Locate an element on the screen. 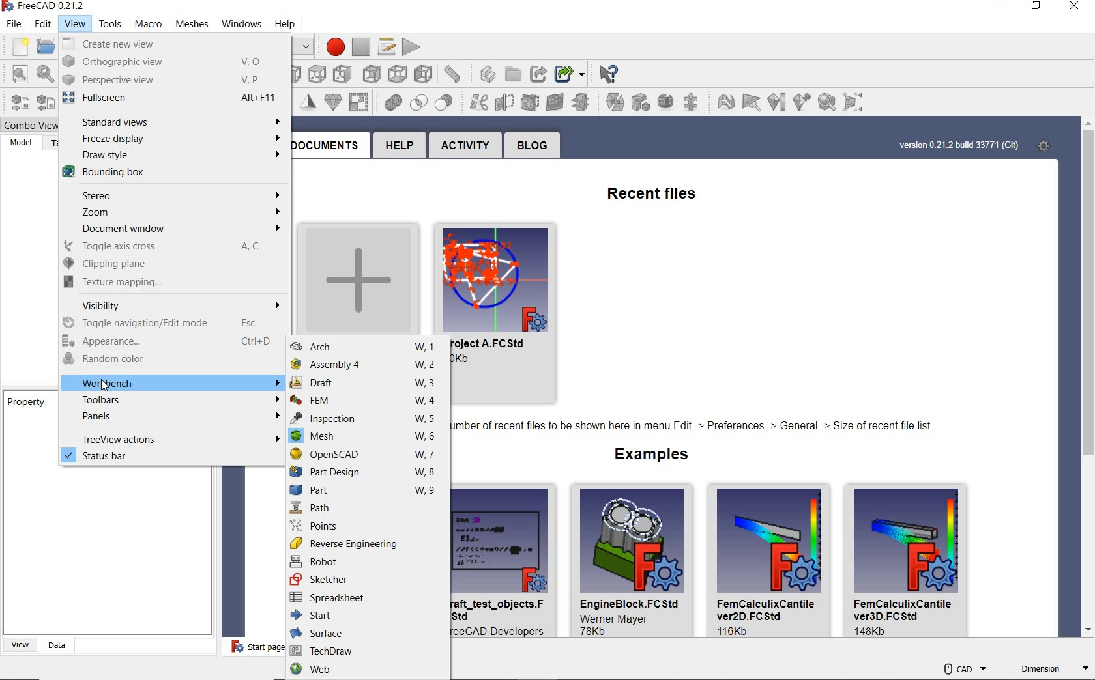  points is located at coordinates (368, 526).